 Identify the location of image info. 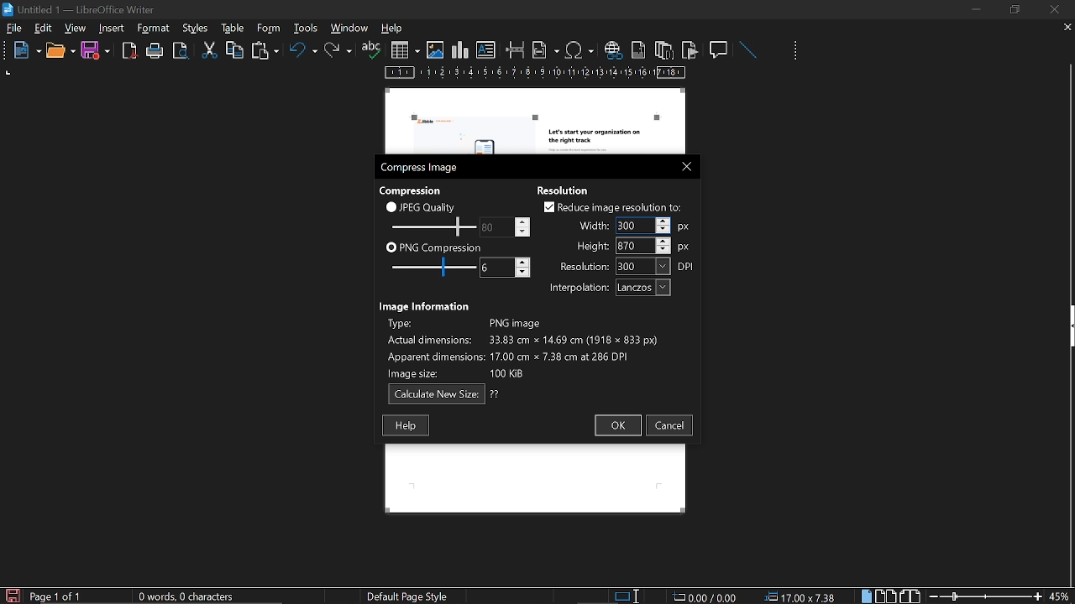
(522, 346).